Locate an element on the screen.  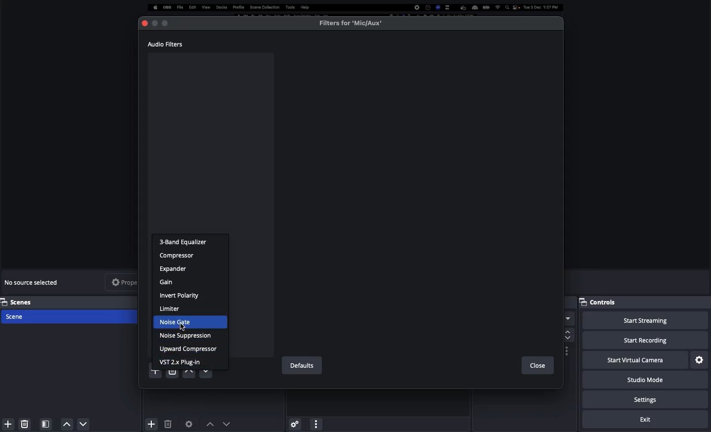
Limiter is located at coordinates (171, 309).